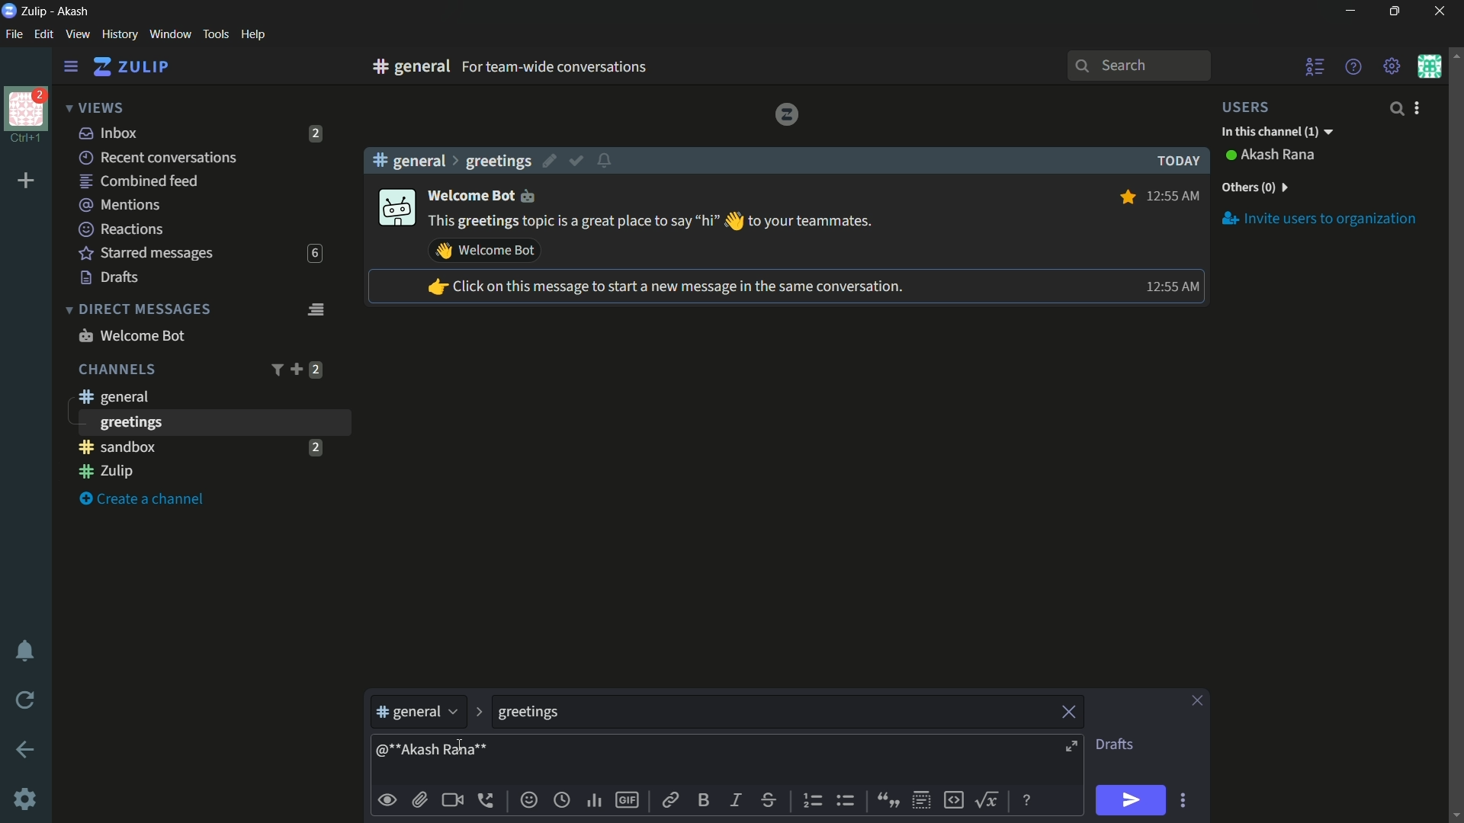  Describe the element at coordinates (1074, 748) in the screenshot. I see `expand` at that location.